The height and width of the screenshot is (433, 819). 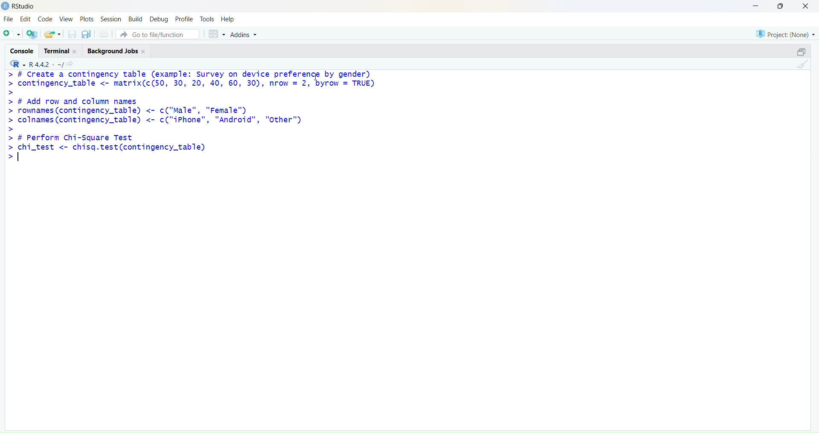 What do you see at coordinates (6, 6) in the screenshot?
I see `logo` at bounding box center [6, 6].